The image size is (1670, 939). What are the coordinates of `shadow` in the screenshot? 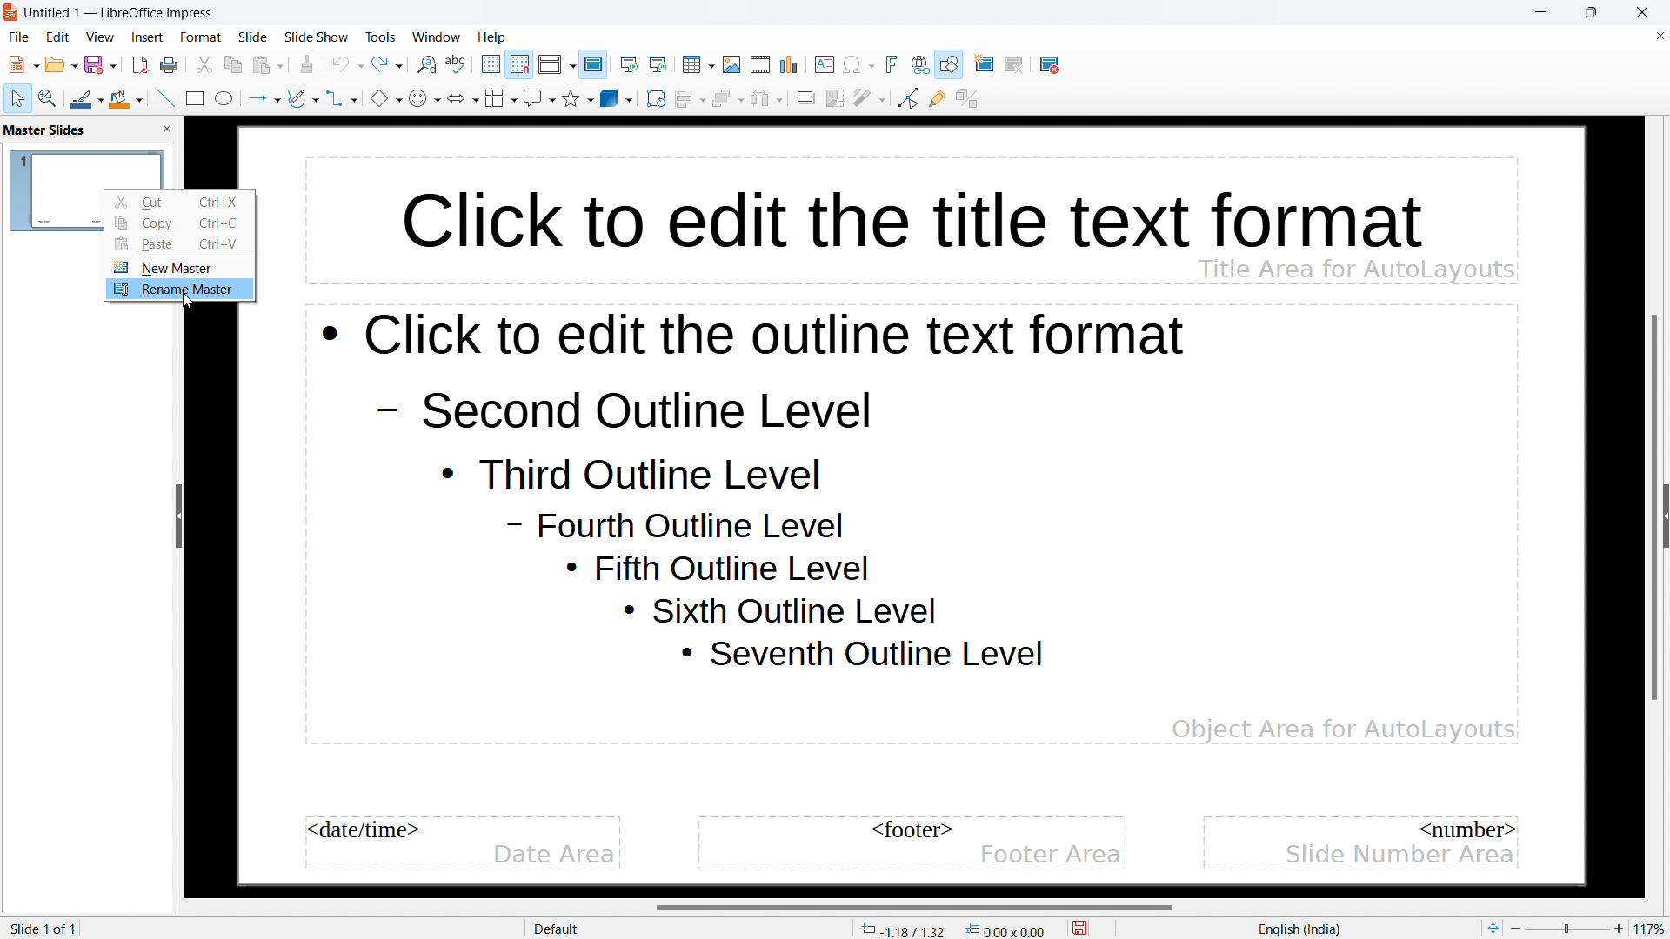 It's located at (806, 97).